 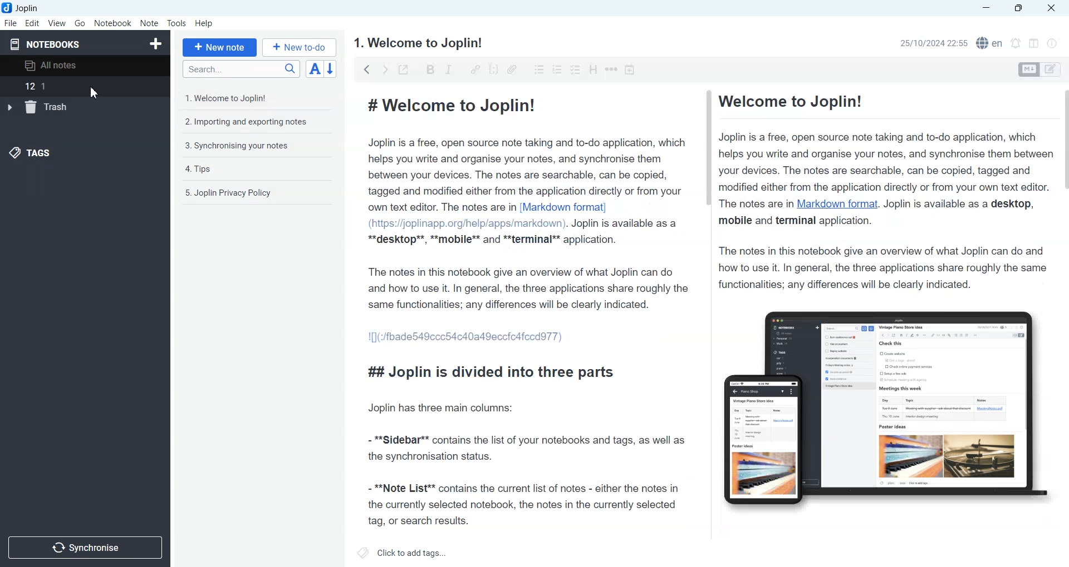 What do you see at coordinates (10, 23) in the screenshot?
I see `File ` at bounding box center [10, 23].